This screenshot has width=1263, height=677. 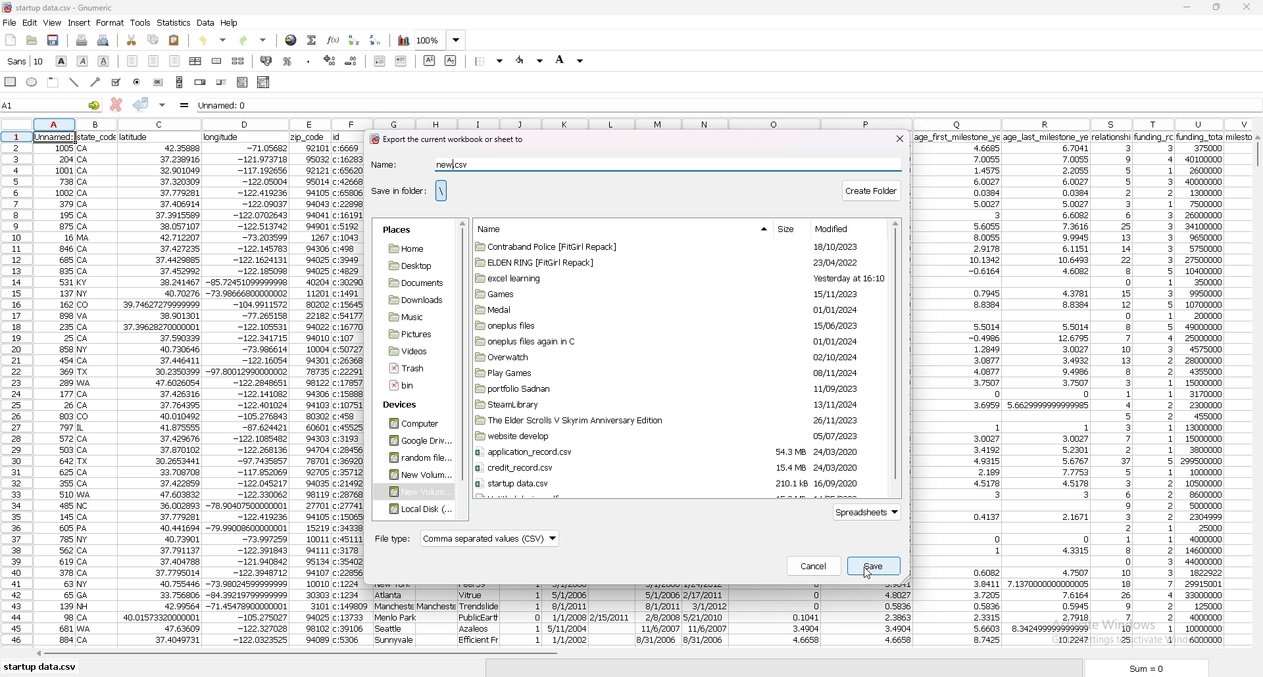 I want to click on frame, so click(x=54, y=82).